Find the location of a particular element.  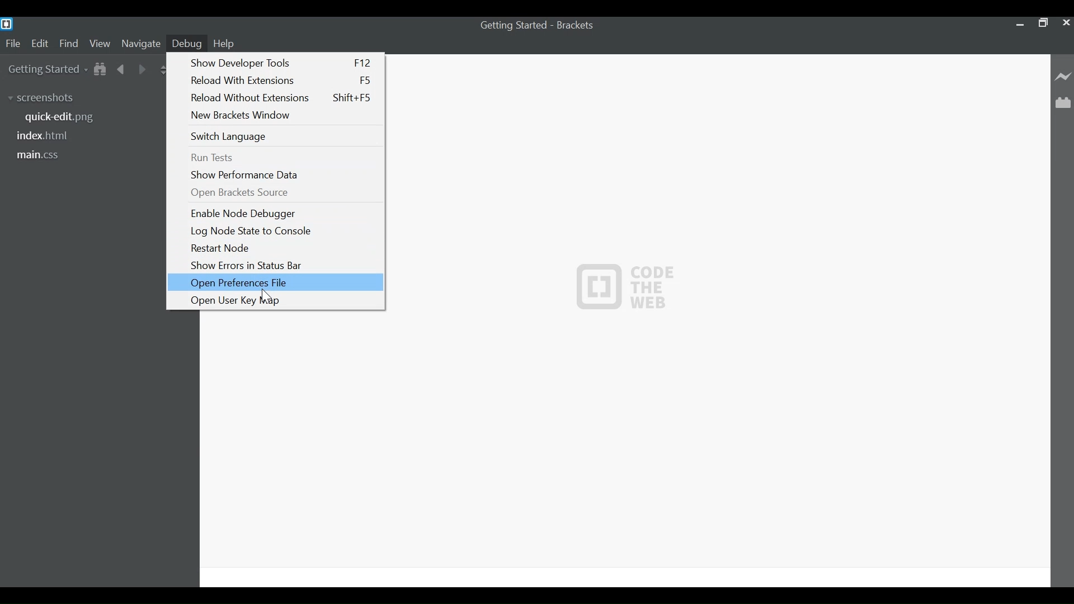

Switch Language is located at coordinates (236, 137).